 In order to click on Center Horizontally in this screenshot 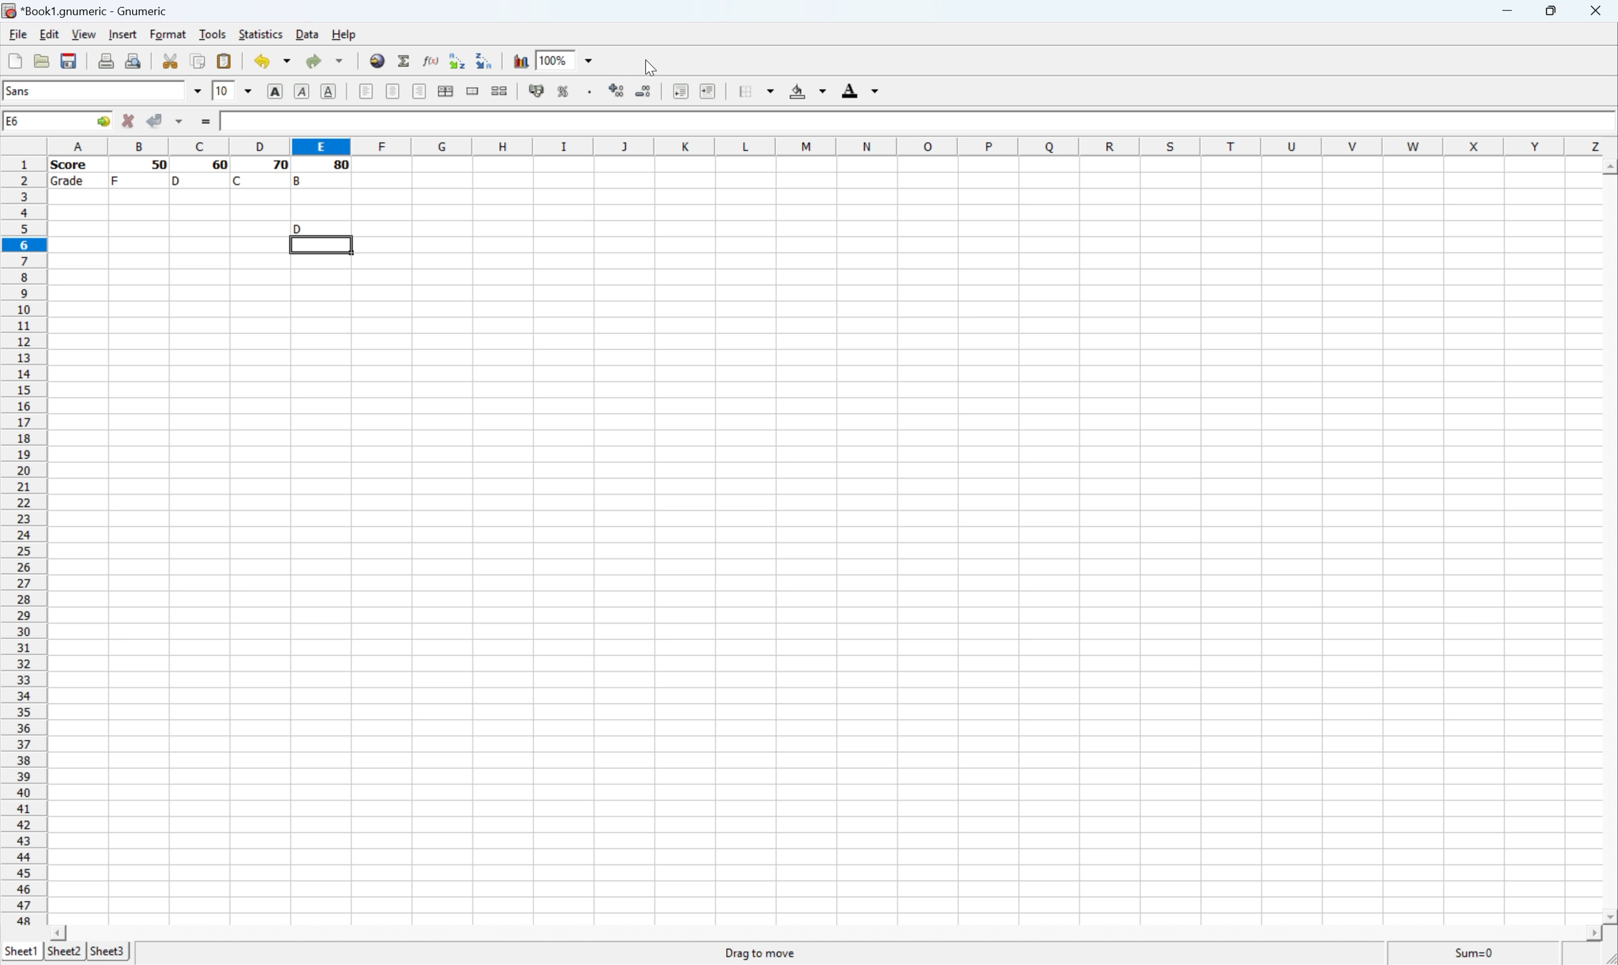, I will do `click(390, 92)`.